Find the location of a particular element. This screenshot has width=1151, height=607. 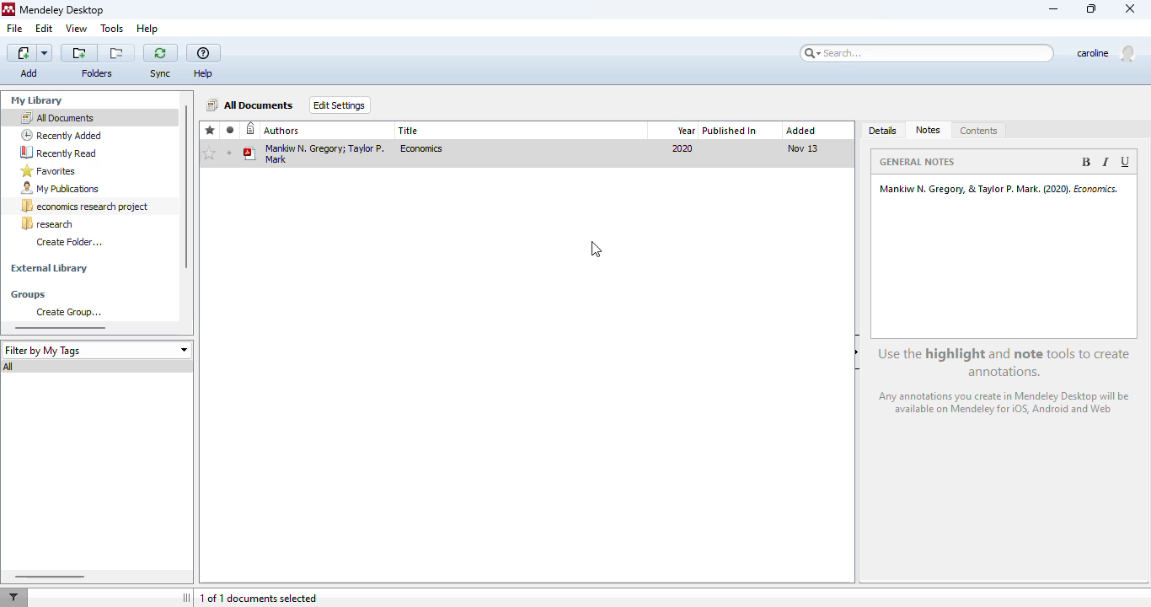

folder is located at coordinates (96, 73).